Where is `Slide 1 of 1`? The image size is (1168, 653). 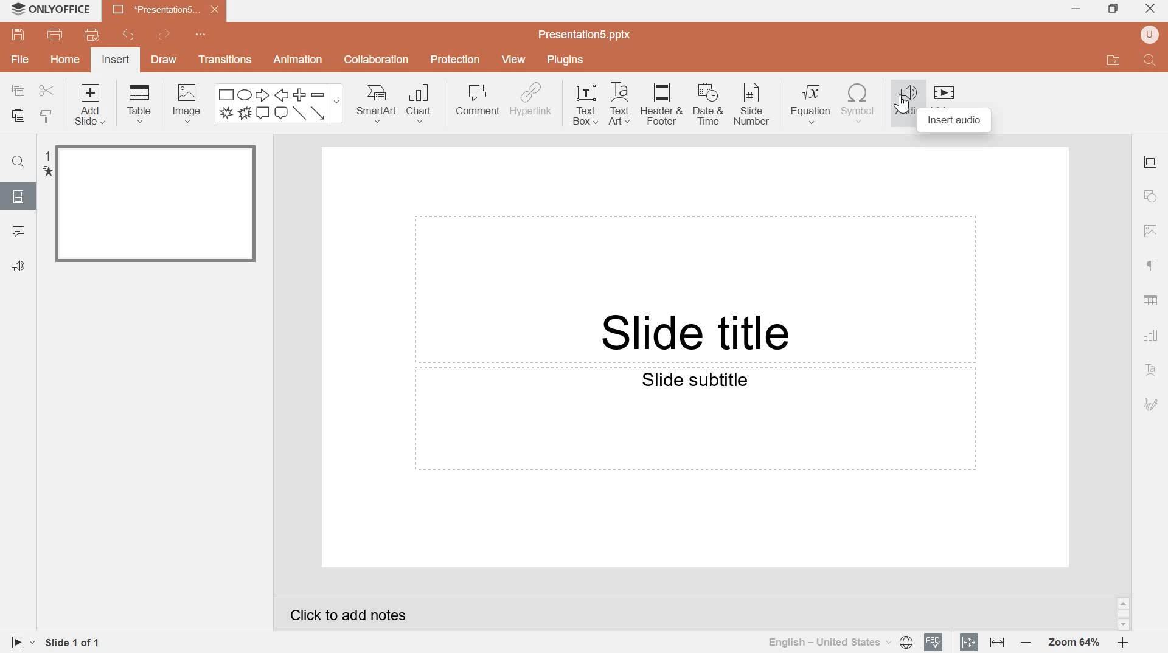
Slide 1 of 1 is located at coordinates (75, 644).